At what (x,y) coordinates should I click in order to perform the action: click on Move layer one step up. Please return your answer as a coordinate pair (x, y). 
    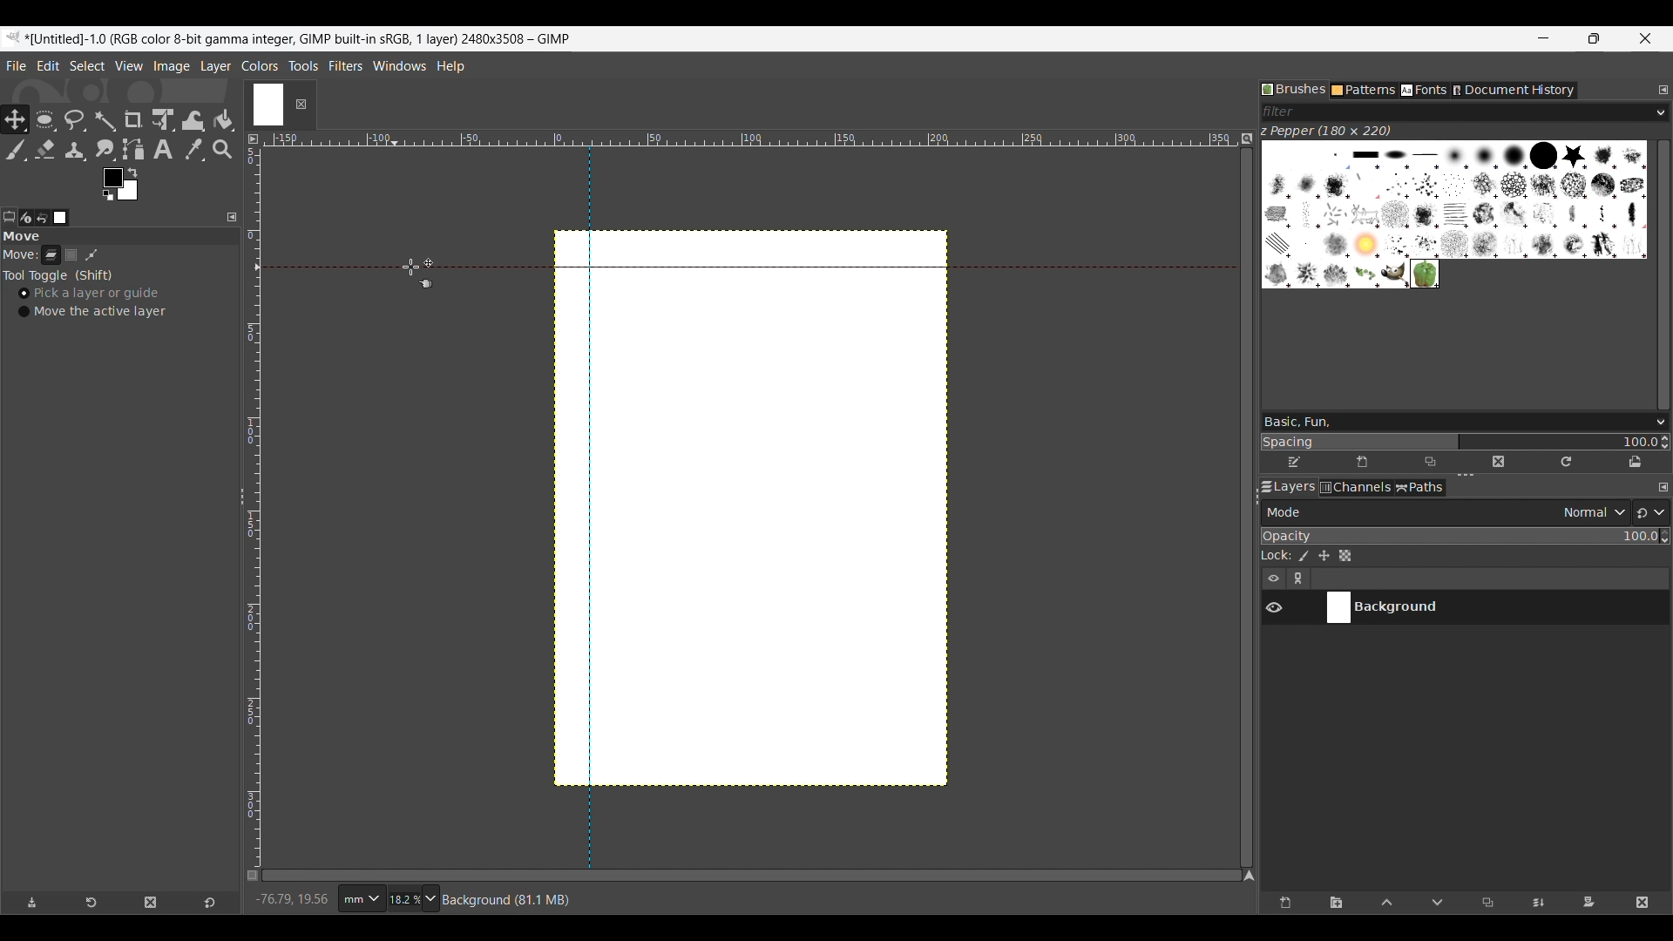
    Looking at the image, I should click on (1387, 904).